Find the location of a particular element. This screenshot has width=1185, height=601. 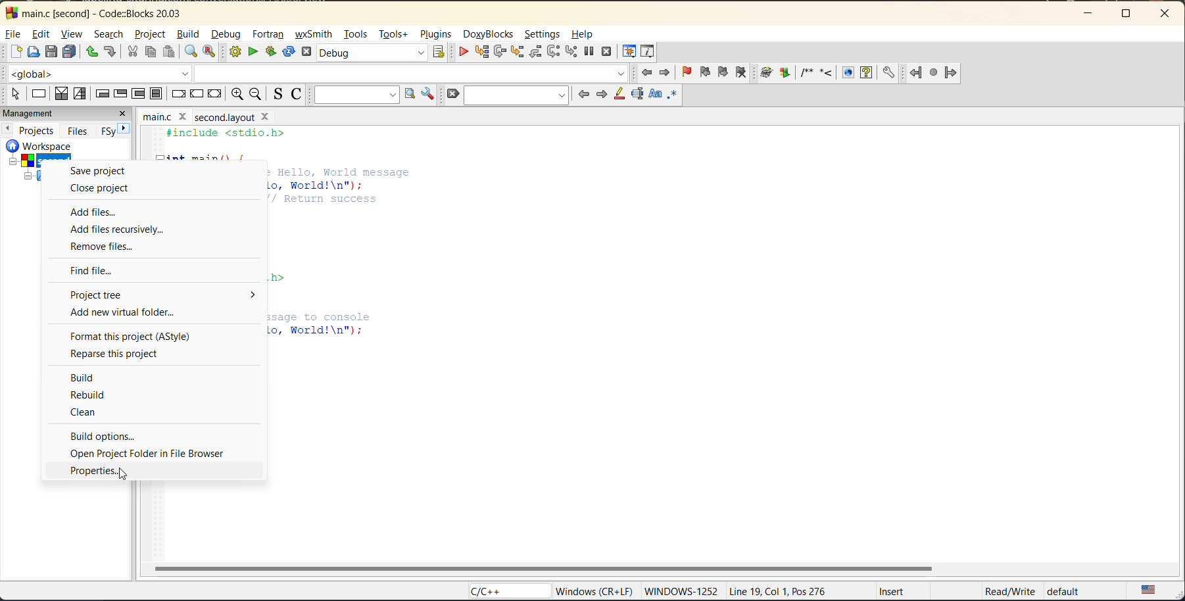

highlight is located at coordinates (619, 93).